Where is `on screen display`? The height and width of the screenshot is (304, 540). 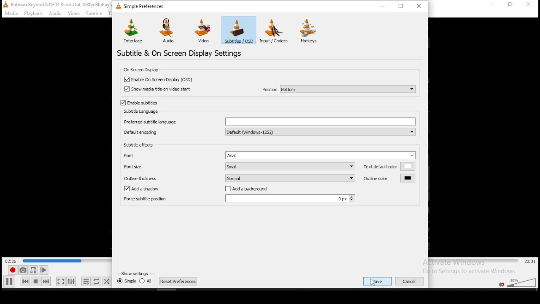 on screen display is located at coordinates (143, 70).